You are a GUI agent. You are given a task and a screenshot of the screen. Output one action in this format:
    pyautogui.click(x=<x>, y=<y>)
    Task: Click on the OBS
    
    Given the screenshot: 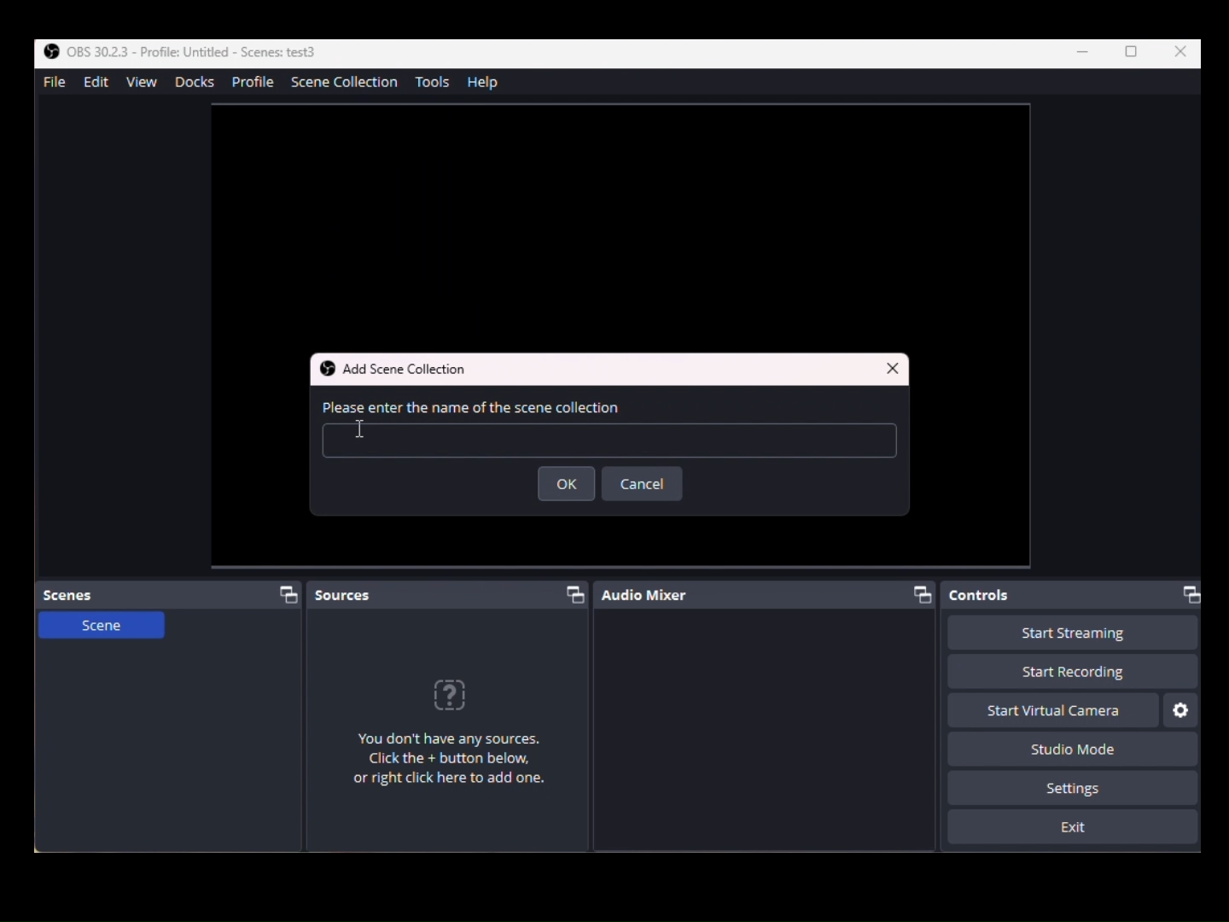 What is the action you would take?
    pyautogui.click(x=176, y=51)
    